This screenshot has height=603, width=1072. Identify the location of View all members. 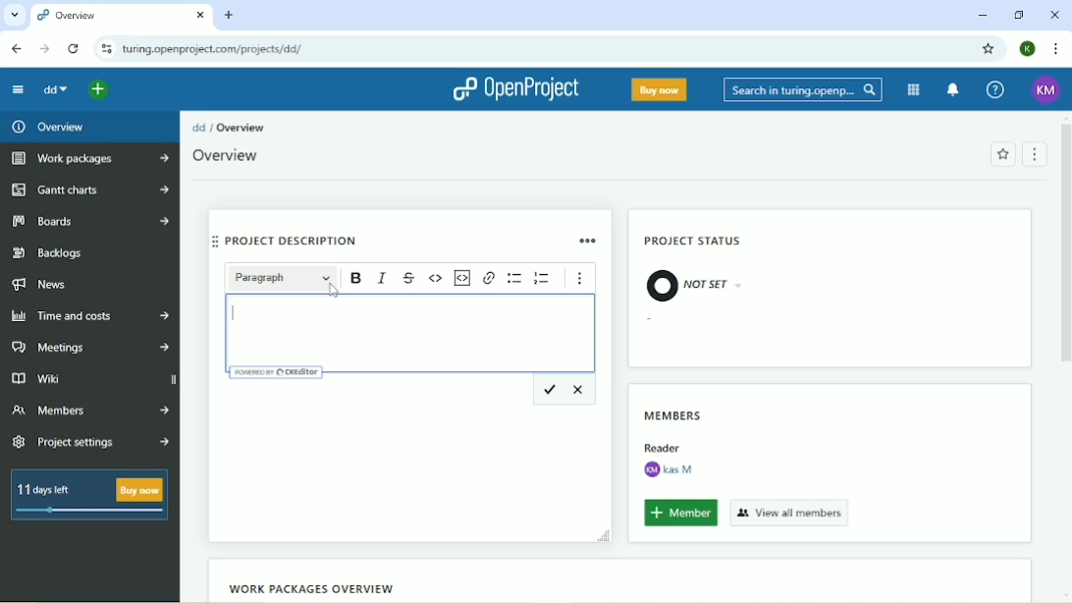
(790, 512).